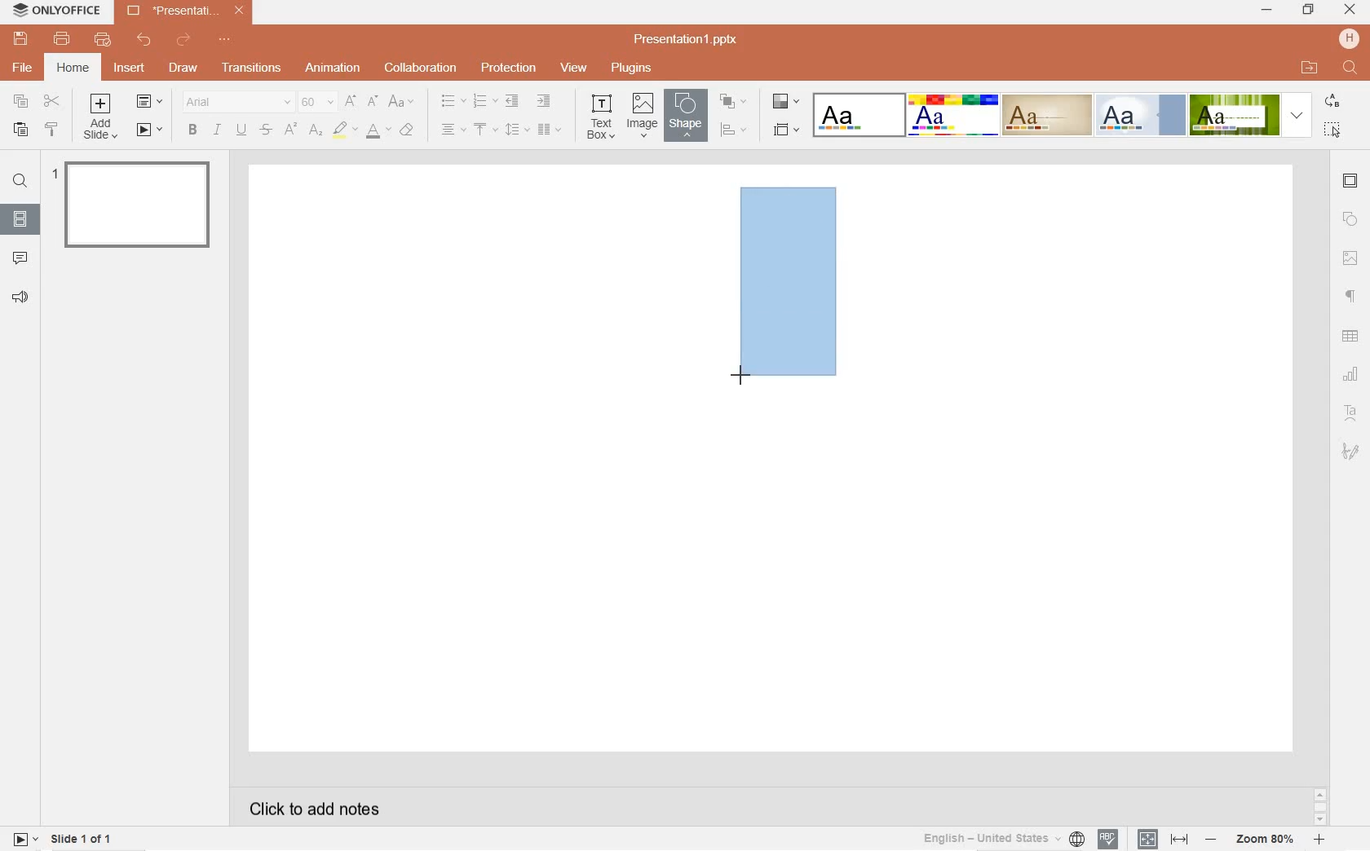 The image size is (1370, 851). Describe the element at coordinates (630, 68) in the screenshot. I see `plugins` at that location.